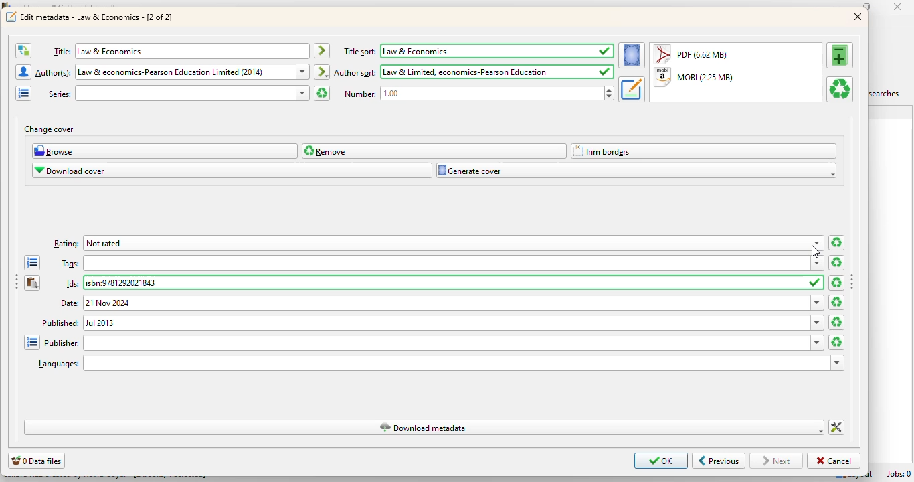 Image resolution: width=914 pixels, height=482 pixels. Describe the element at coordinates (840, 54) in the screenshot. I see `add a format to this book` at that location.